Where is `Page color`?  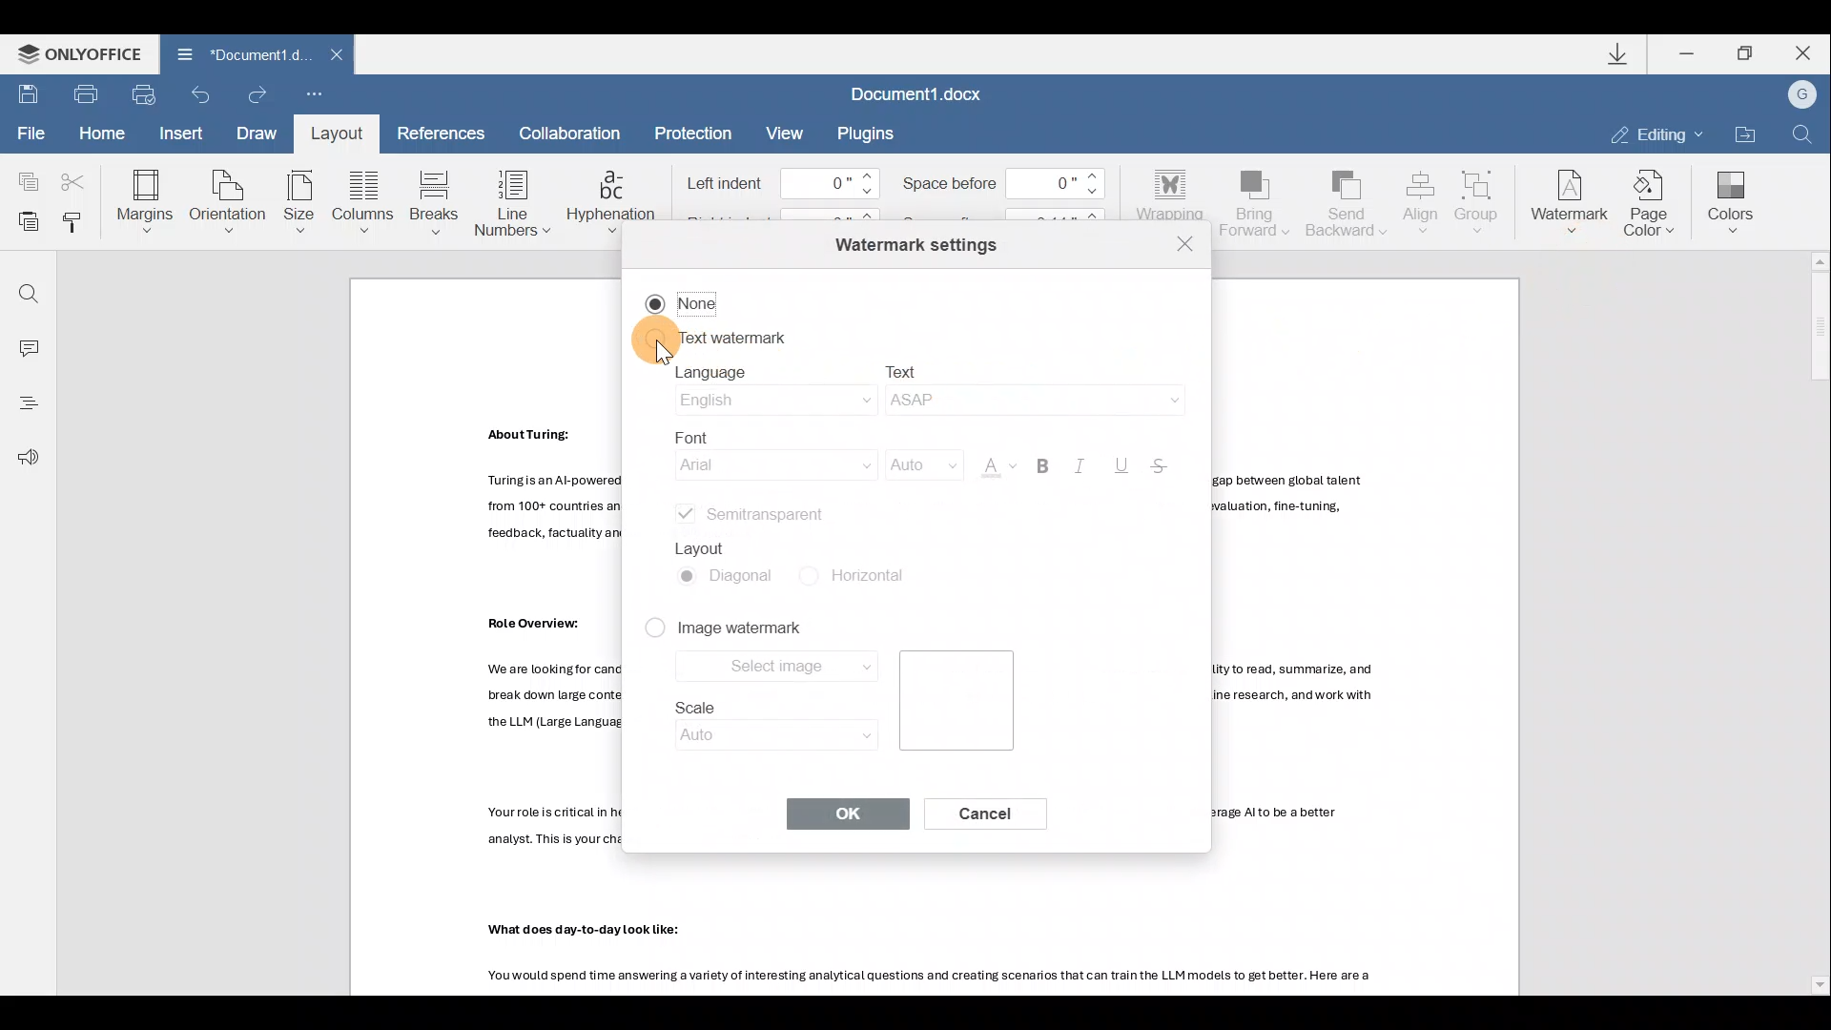
Page color is located at coordinates (1655, 199).